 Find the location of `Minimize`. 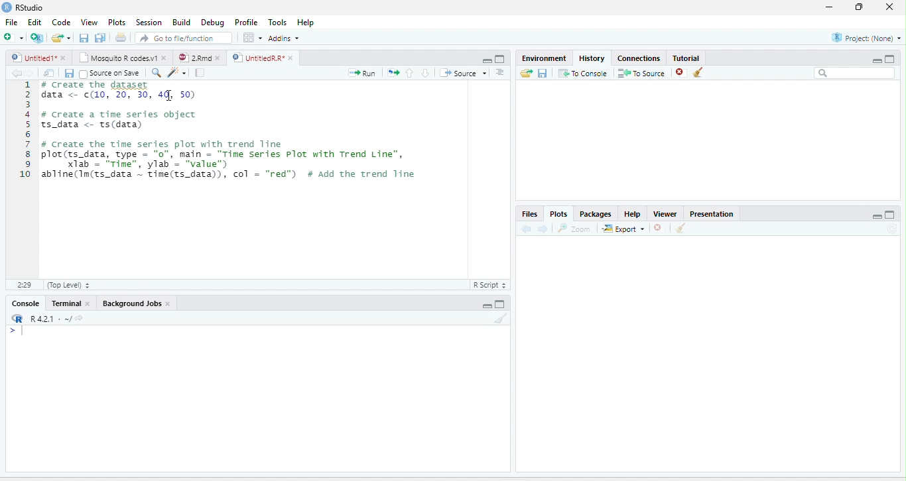

Minimize is located at coordinates (485, 306).